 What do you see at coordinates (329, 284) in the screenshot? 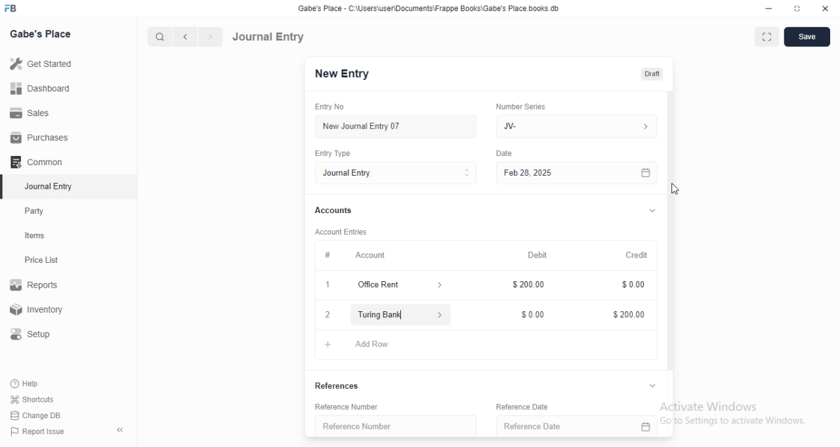
I see `1` at bounding box center [329, 284].